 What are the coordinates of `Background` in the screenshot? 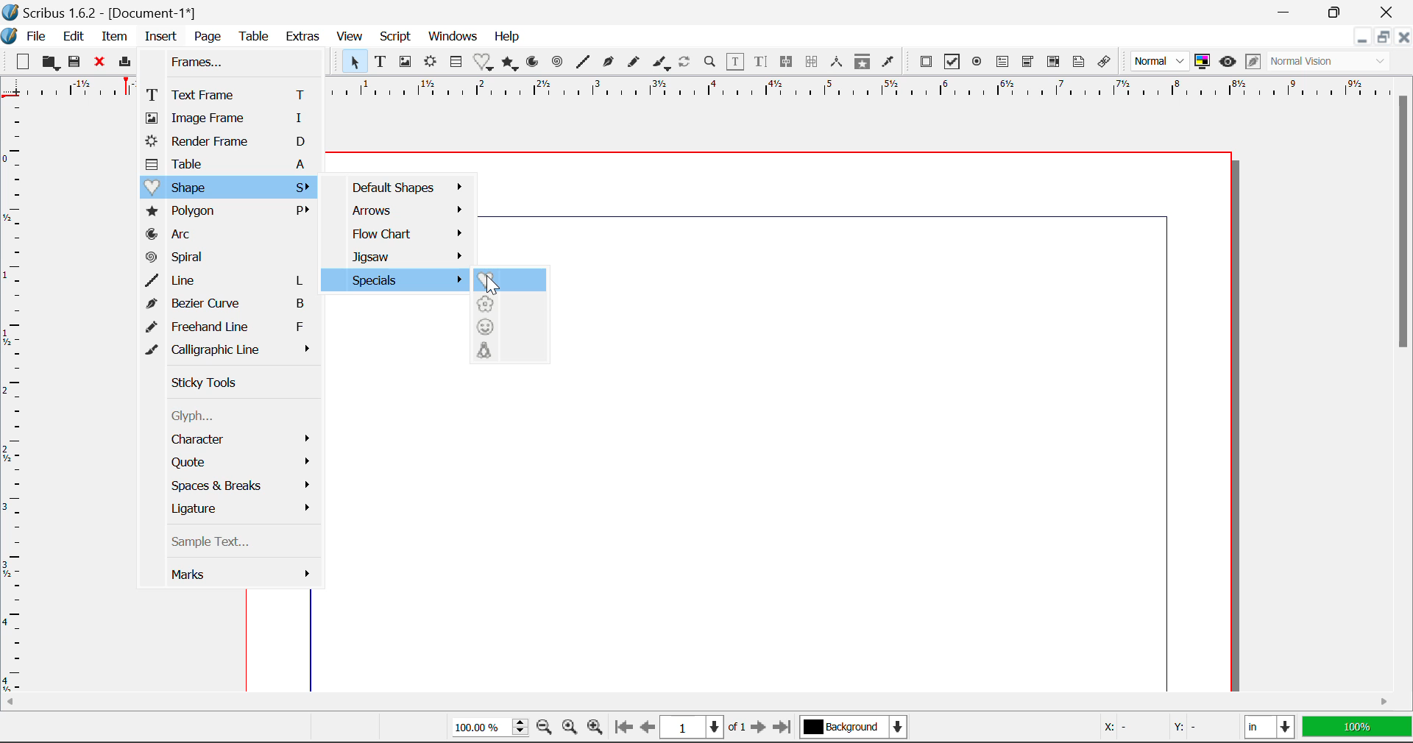 It's located at (856, 728).